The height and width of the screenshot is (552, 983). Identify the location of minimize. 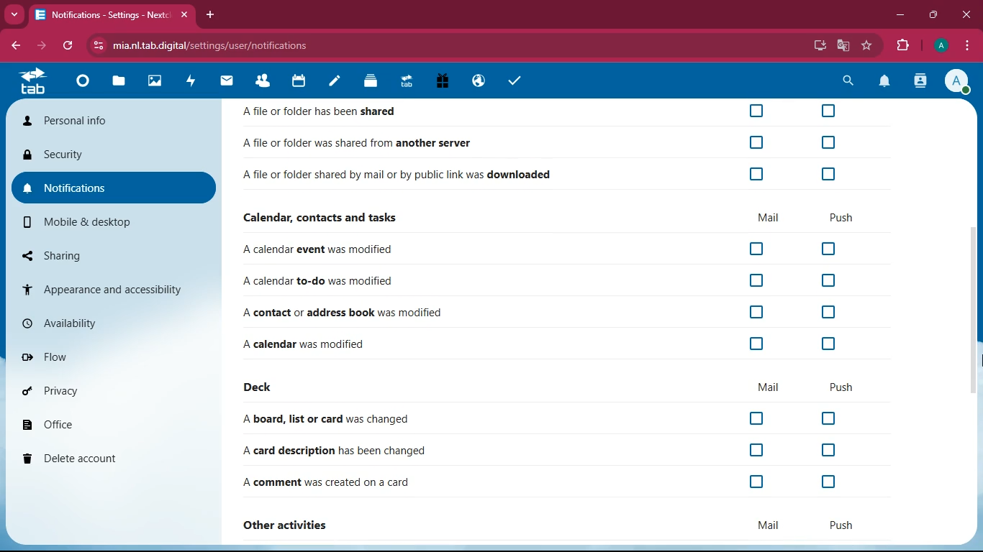
(900, 16).